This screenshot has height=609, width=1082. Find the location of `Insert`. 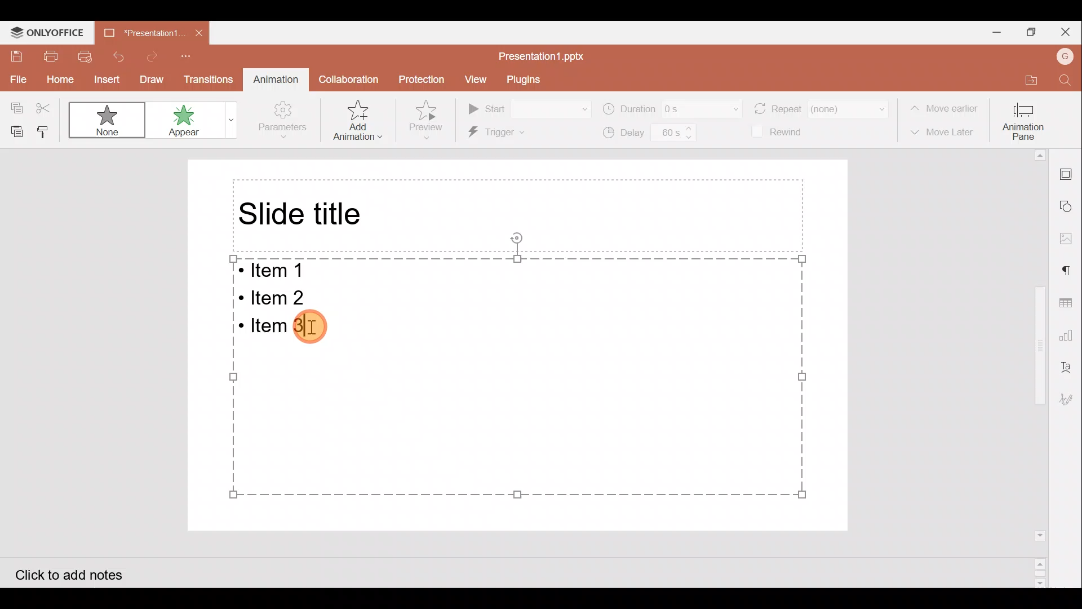

Insert is located at coordinates (104, 78).